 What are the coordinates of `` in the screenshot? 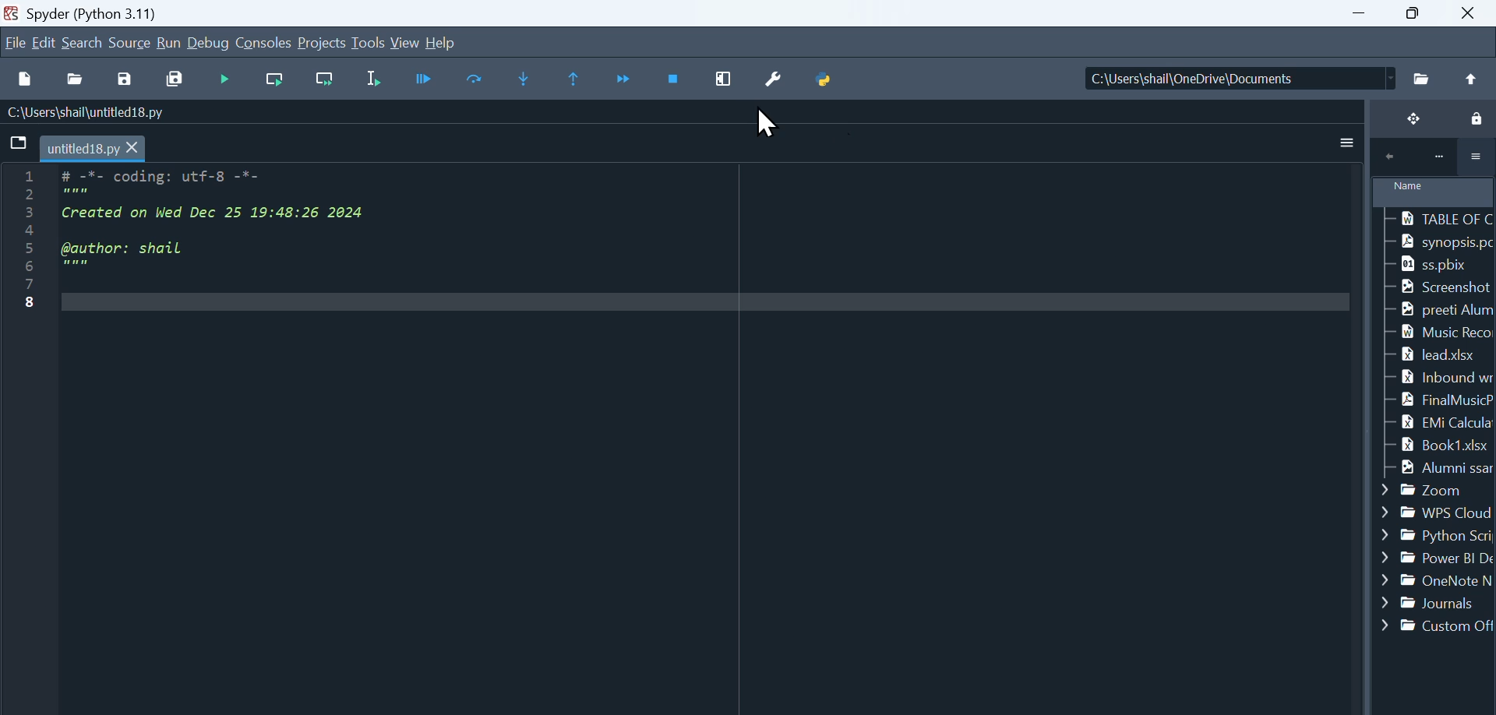 It's located at (323, 44).